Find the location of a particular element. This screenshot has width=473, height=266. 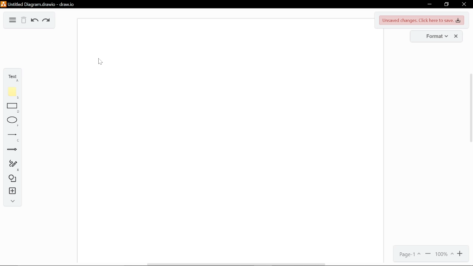

delete is located at coordinates (24, 21).